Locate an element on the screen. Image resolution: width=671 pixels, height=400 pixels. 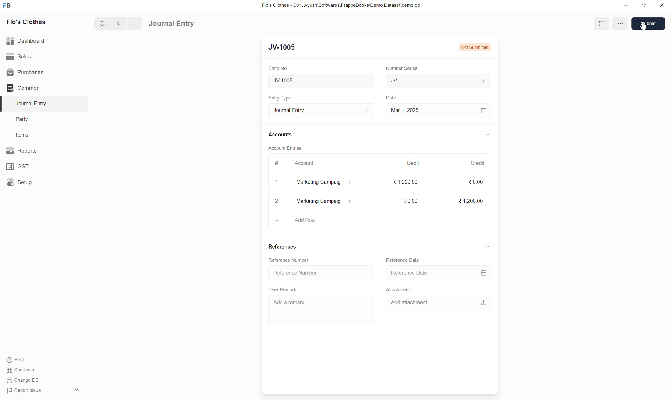
Purchases is located at coordinates (27, 73).